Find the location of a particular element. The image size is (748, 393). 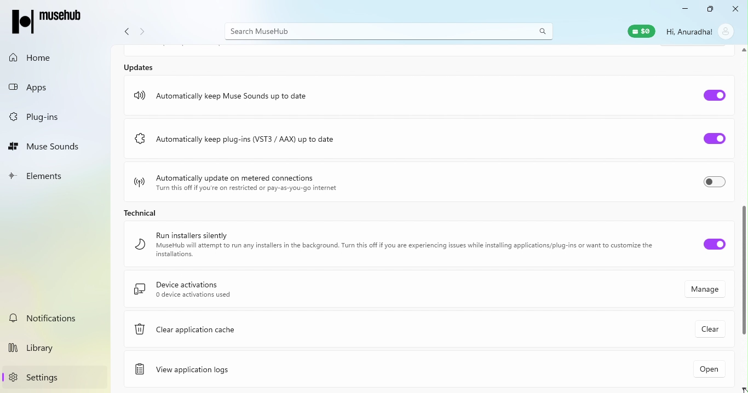

Automatically keep Muse sounds up to date is located at coordinates (222, 96).